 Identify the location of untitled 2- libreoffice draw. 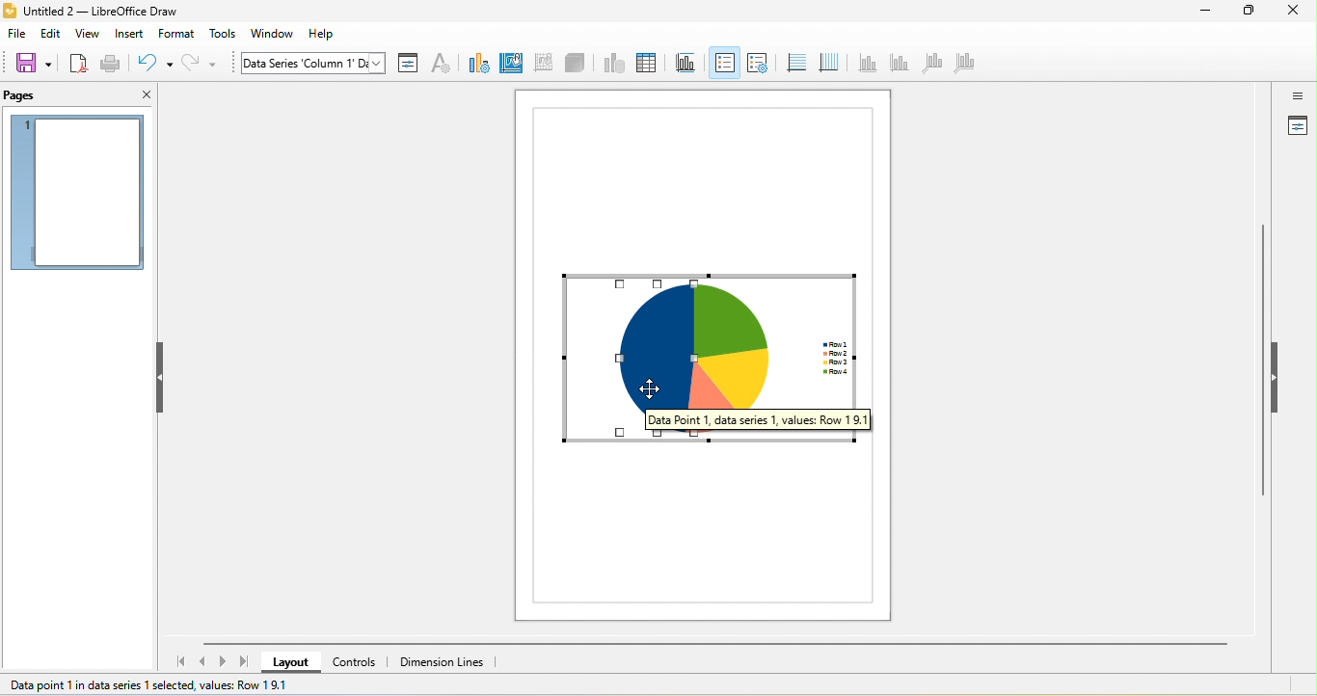
(112, 13).